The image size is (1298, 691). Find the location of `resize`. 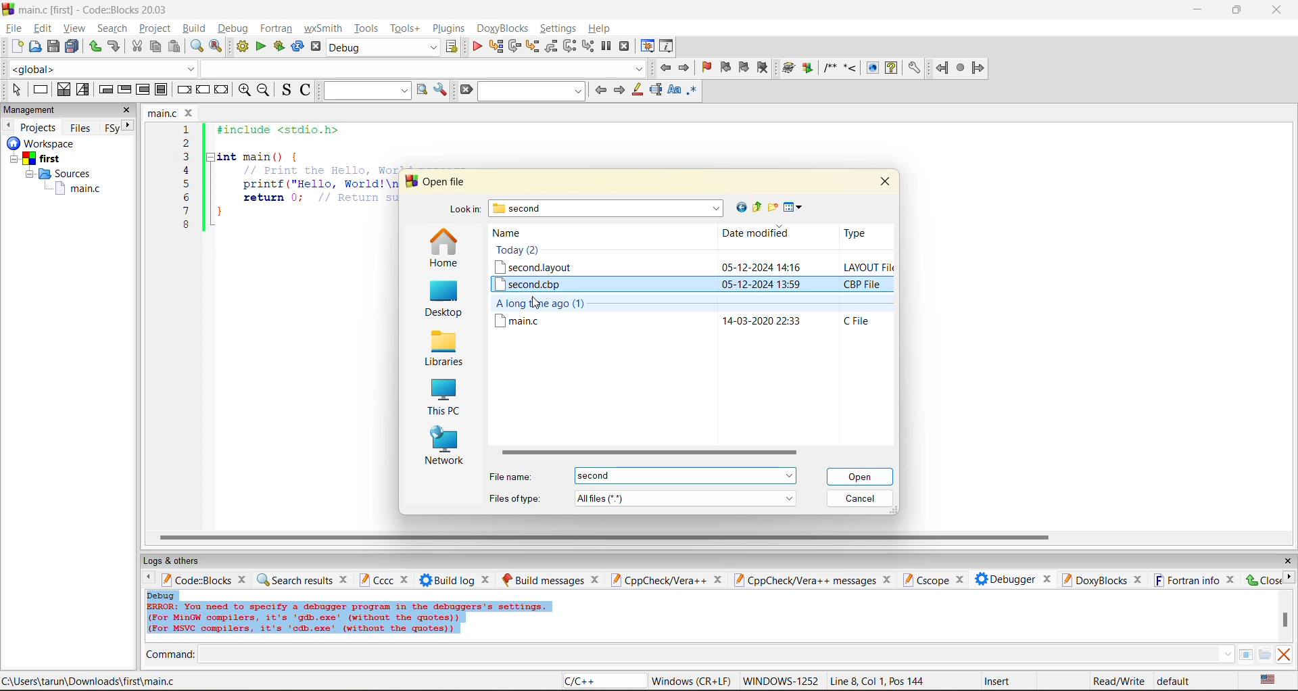

resize is located at coordinates (1237, 9).